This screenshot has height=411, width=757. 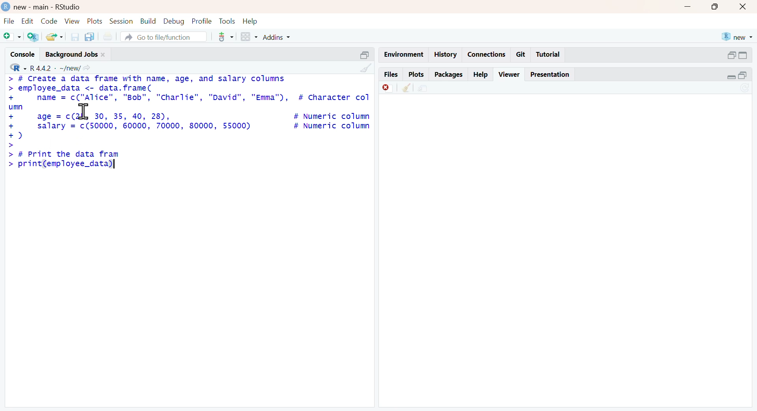 What do you see at coordinates (550, 54) in the screenshot?
I see `Tutorial` at bounding box center [550, 54].